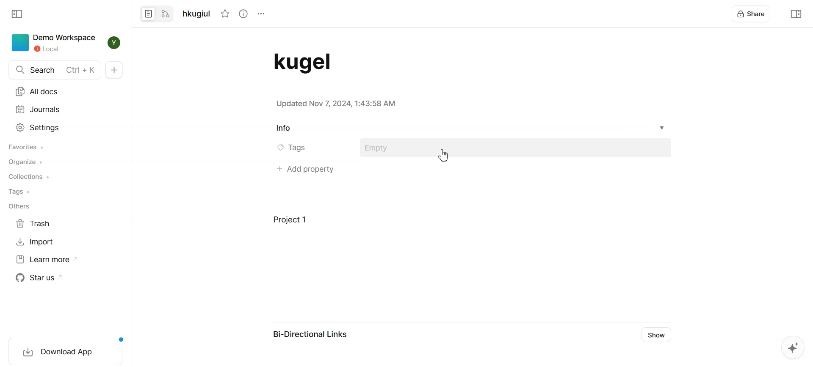 Image resolution: width=813 pixels, height=367 pixels. I want to click on Profile, so click(113, 42).